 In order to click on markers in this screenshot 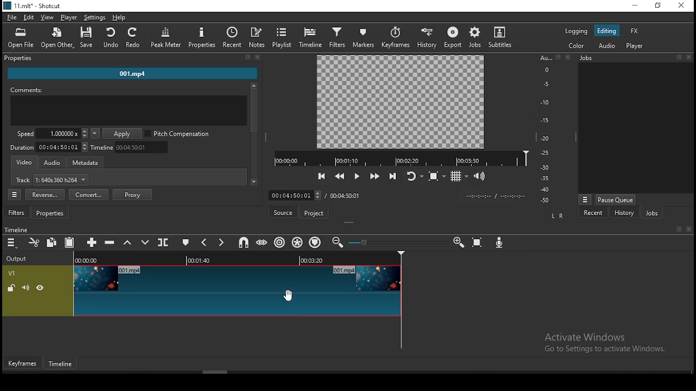, I will do `click(365, 39)`.